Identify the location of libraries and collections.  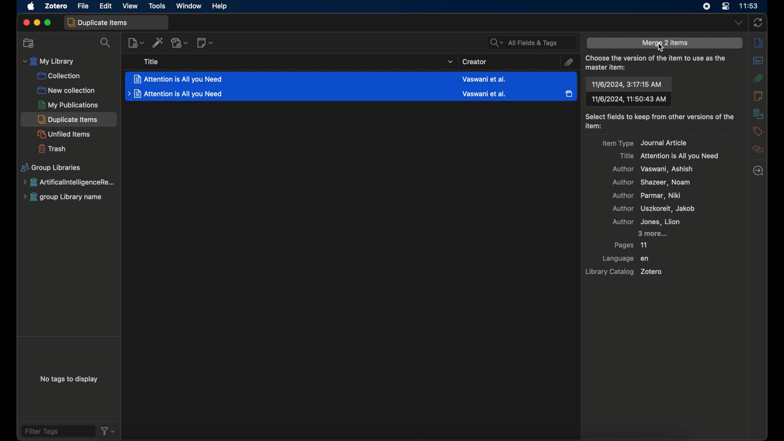
(759, 114).